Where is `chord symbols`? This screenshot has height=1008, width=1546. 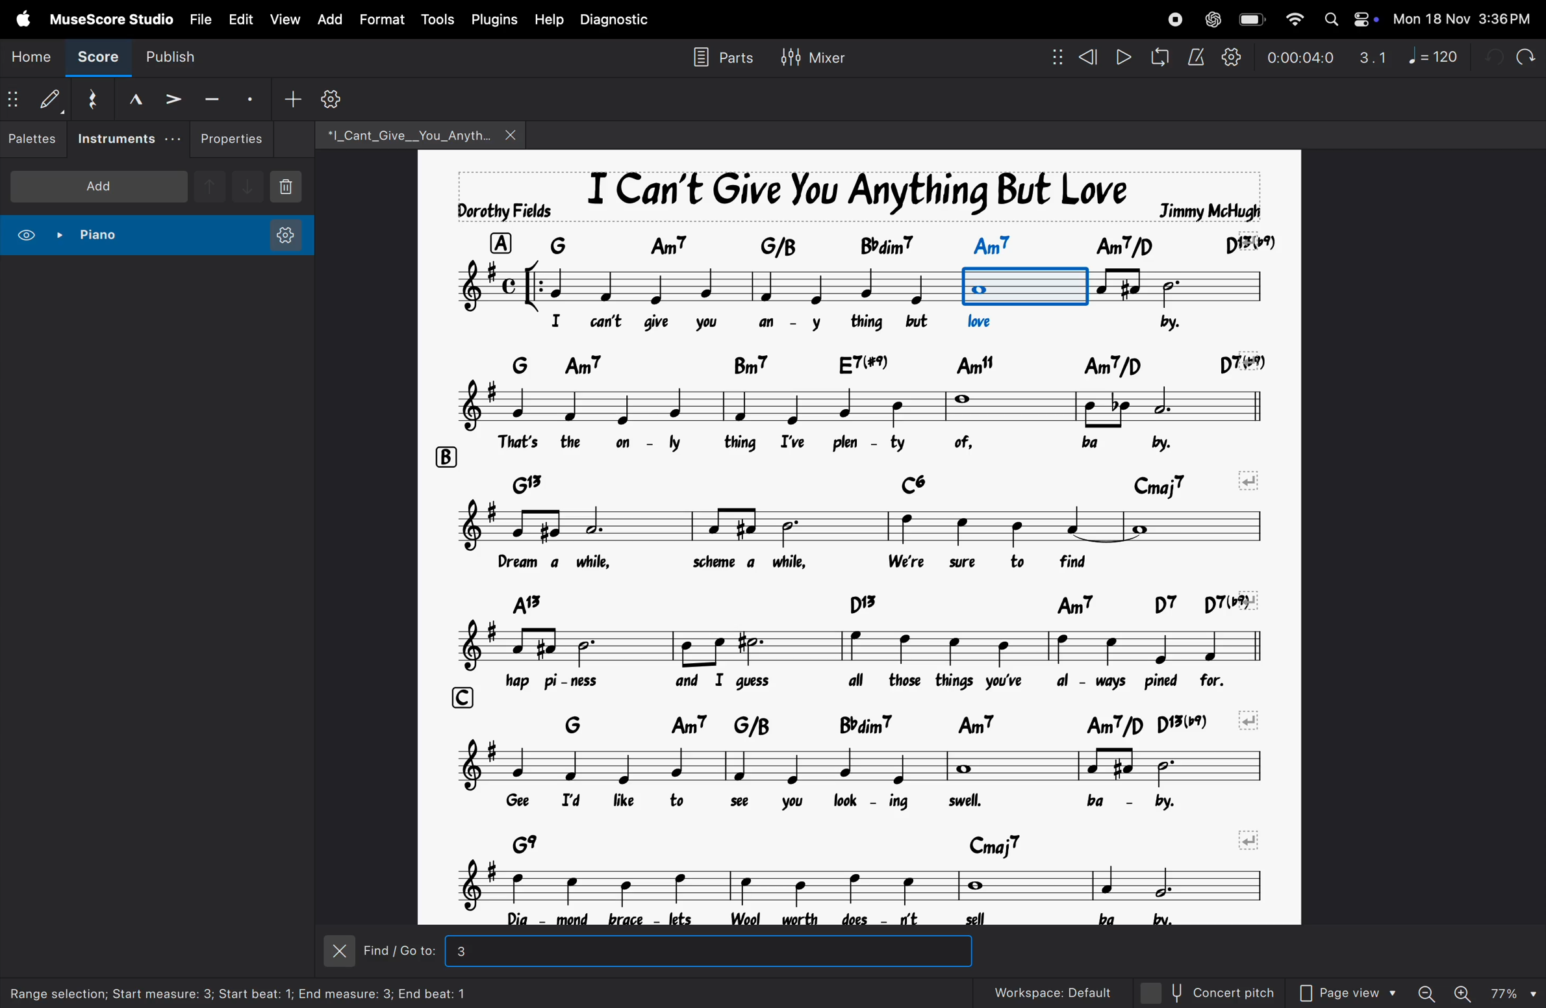 chord symbols is located at coordinates (885, 844).